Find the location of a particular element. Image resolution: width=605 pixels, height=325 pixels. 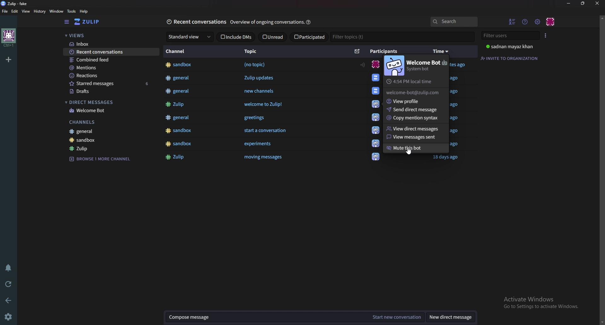

sandbox is located at coordinates (111, 139).